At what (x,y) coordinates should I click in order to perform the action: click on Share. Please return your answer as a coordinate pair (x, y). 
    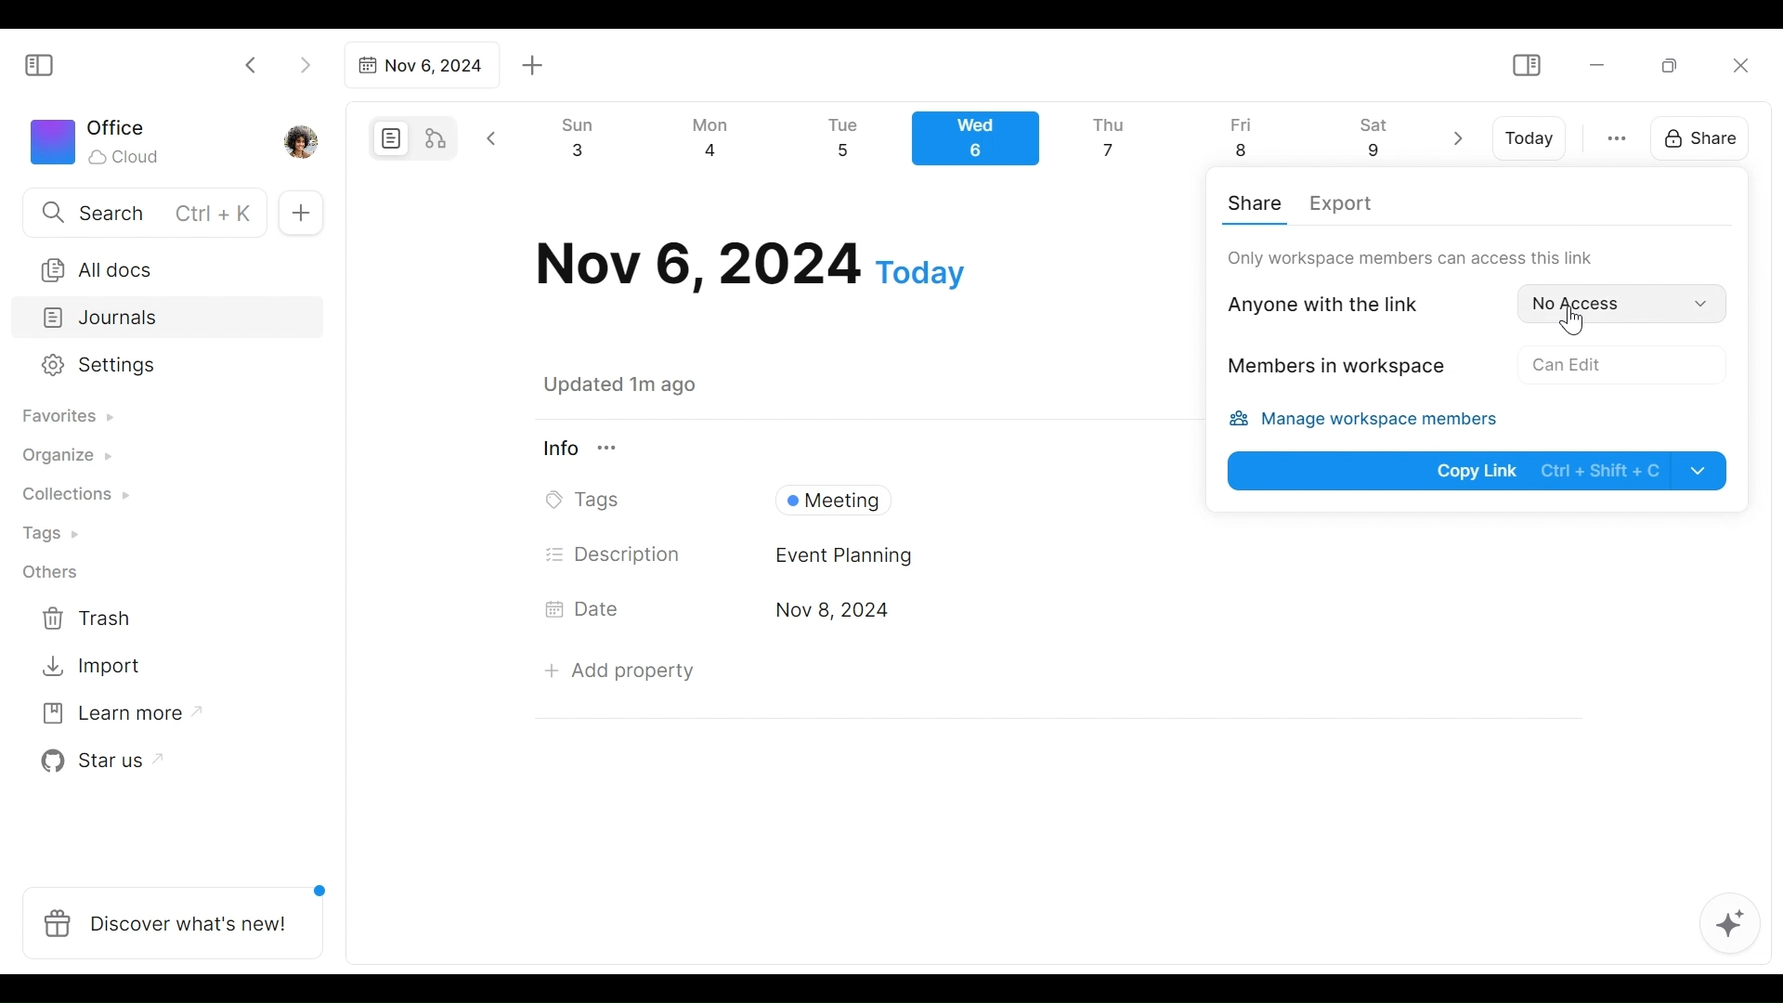
    Looking at the image, I should click on (1258, 202).